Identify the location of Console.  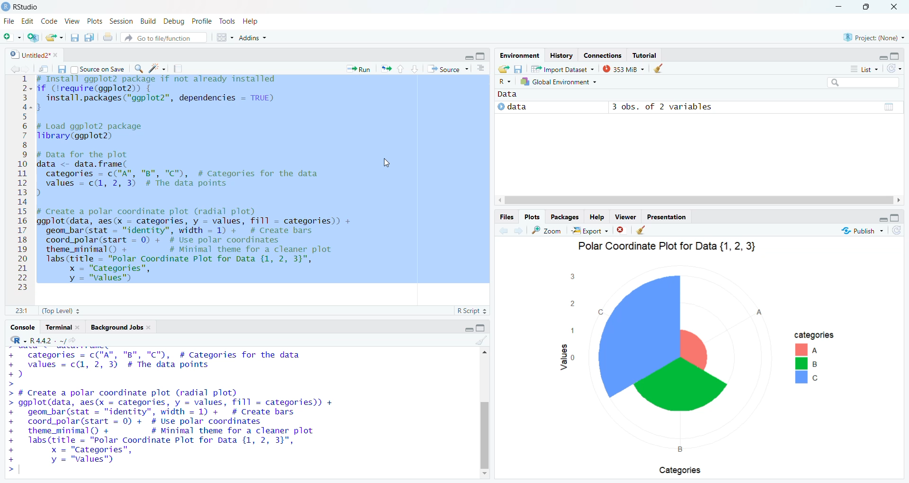
(21, 328).